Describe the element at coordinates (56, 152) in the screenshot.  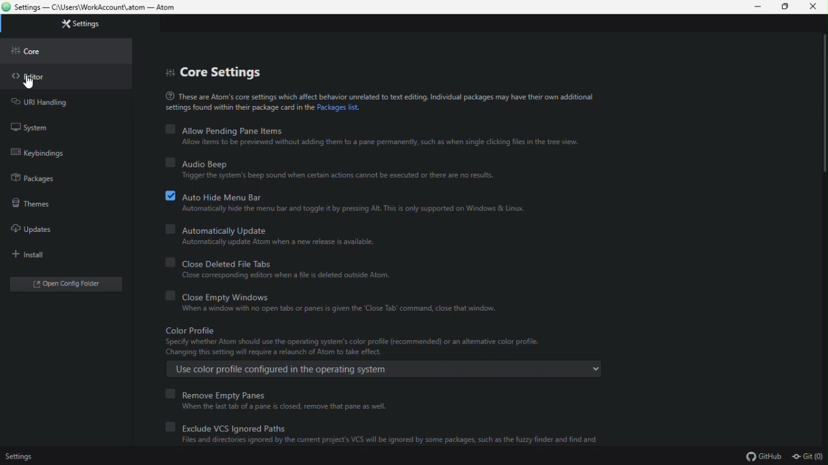
I see `keybindings` at that location.